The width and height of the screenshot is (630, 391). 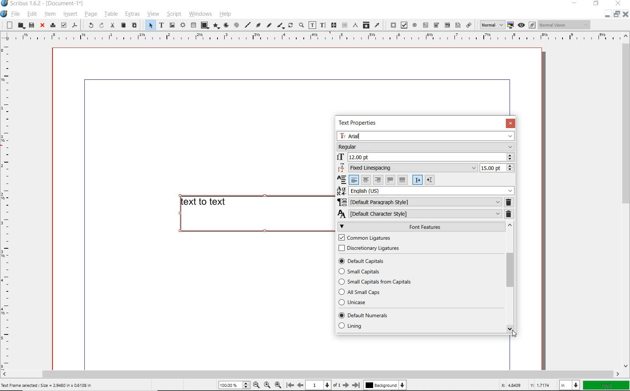 I want to click on Minimize, so click(x=616, y=15).